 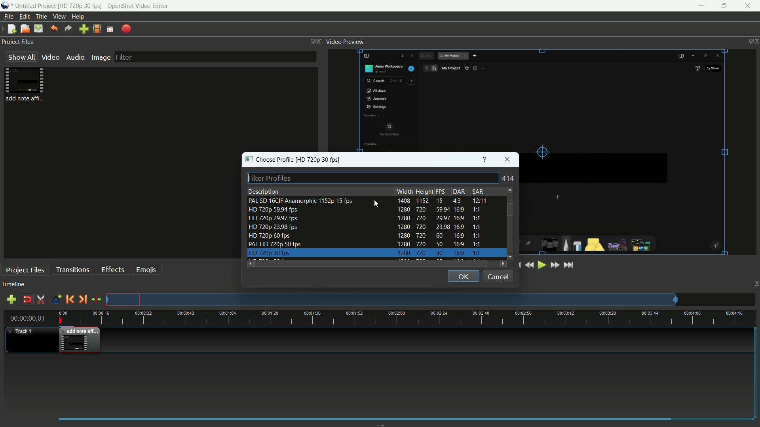 I want to click on profile-2, so click(x=367, y=210).